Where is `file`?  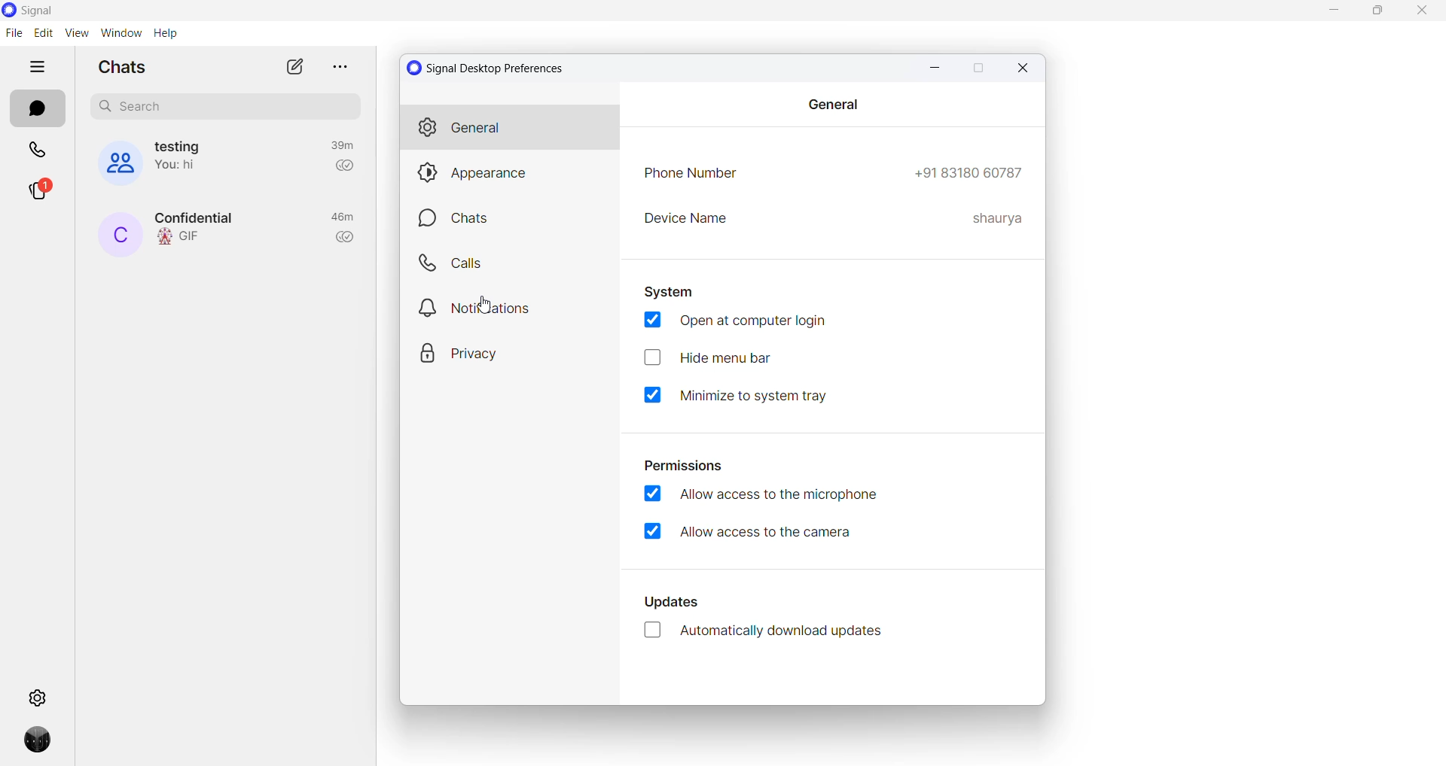
file is located at coordinates (14, 33).